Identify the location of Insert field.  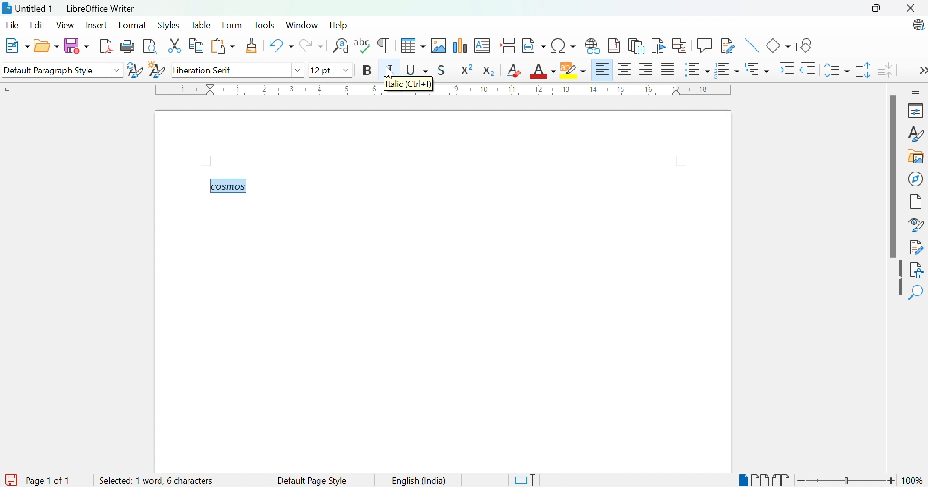
(534, 44).